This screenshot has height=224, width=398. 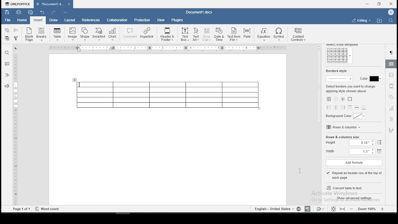 I want to click on TextArt, so click(x=196, y=35).